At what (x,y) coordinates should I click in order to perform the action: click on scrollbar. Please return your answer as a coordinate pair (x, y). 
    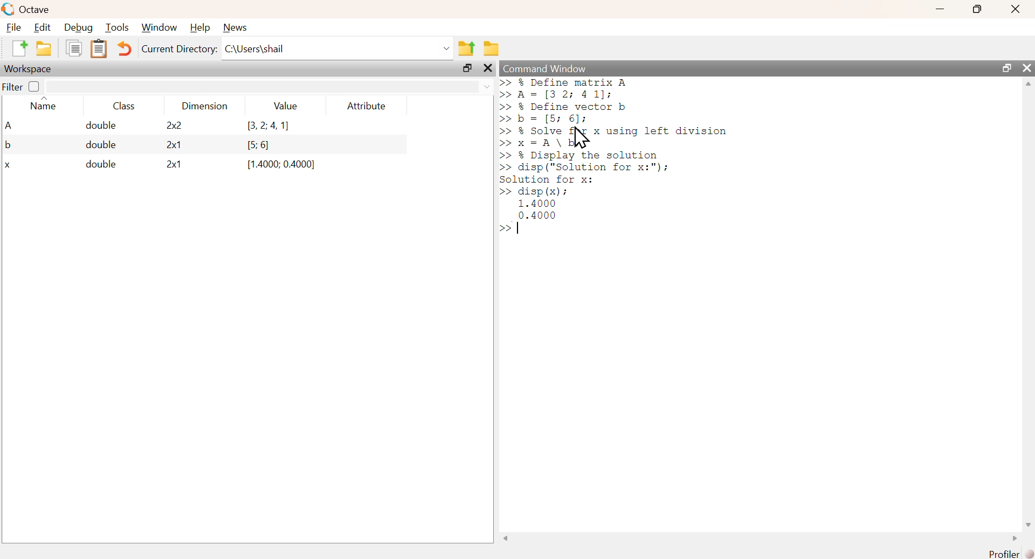
    Looking at the image, I should click on (760, 540).